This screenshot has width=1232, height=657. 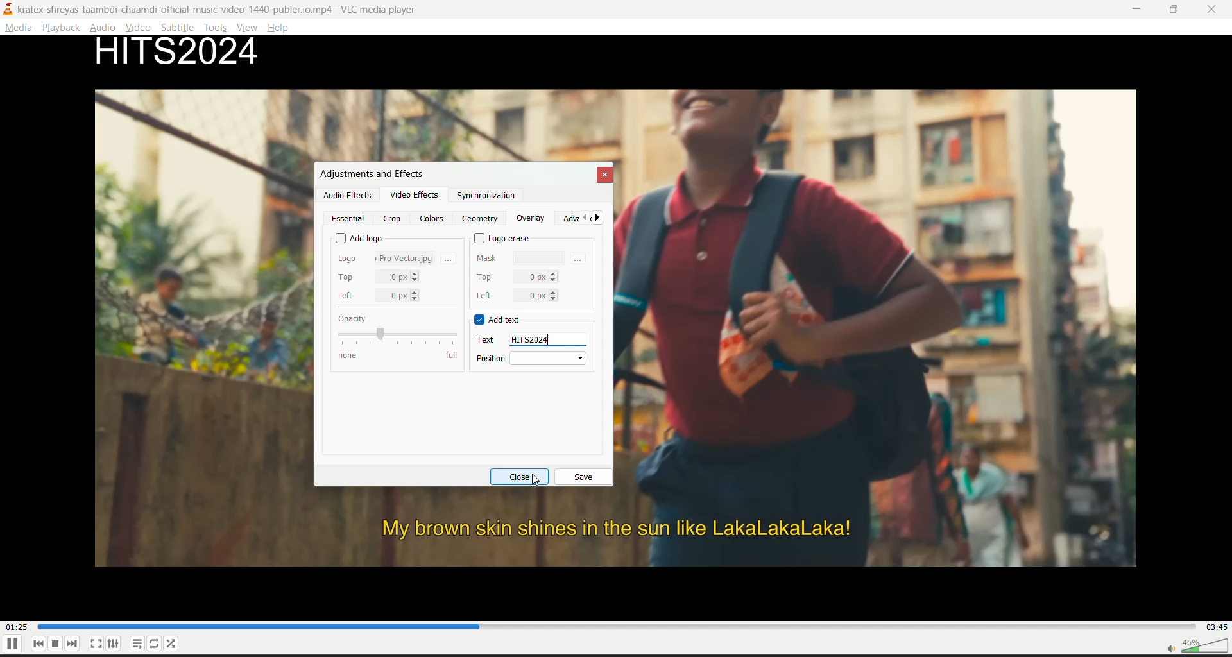 What do you see at coordinates (189, 59) in the screenshot?
I see `watermark` at bounding box center [189, 59].